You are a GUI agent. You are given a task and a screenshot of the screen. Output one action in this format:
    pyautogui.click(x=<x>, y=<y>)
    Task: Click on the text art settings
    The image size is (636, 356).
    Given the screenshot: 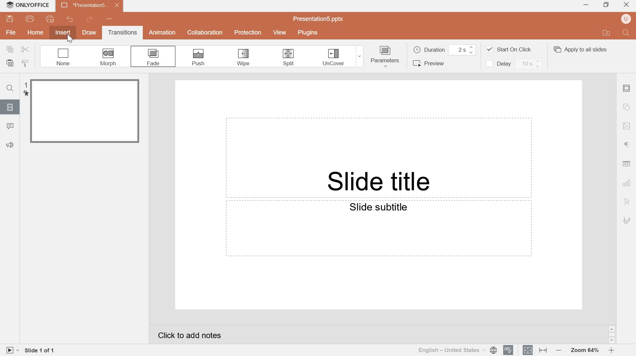 What is the action you would take?
    pyautogui.click(x=626, y=202)
    